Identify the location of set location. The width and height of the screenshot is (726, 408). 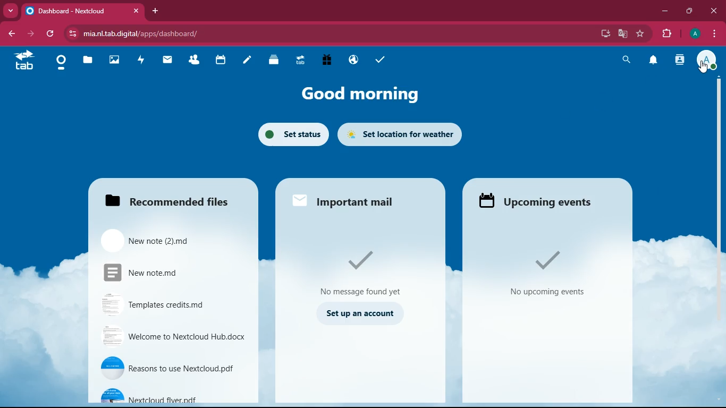
(408, 134).